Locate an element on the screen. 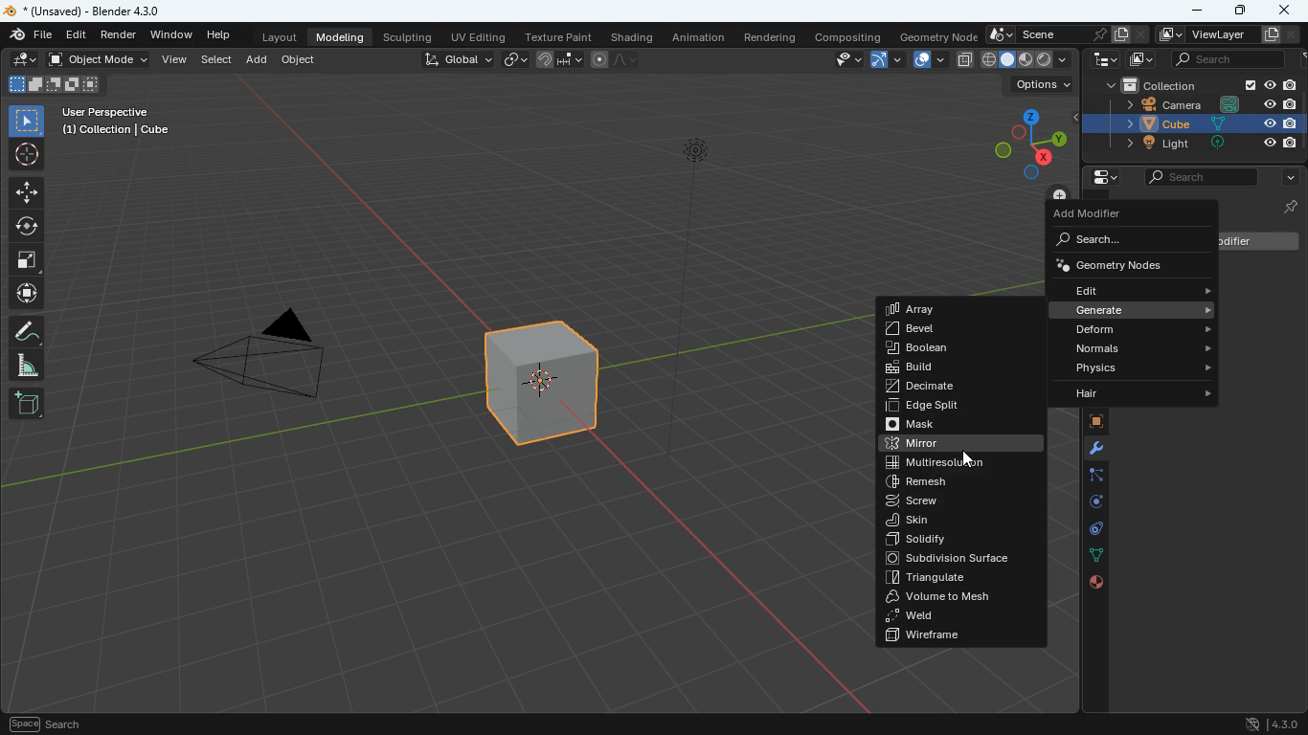 Image resolution: width=1308 pixels, height=735 pixels. light is located at coordinates (691, 299).